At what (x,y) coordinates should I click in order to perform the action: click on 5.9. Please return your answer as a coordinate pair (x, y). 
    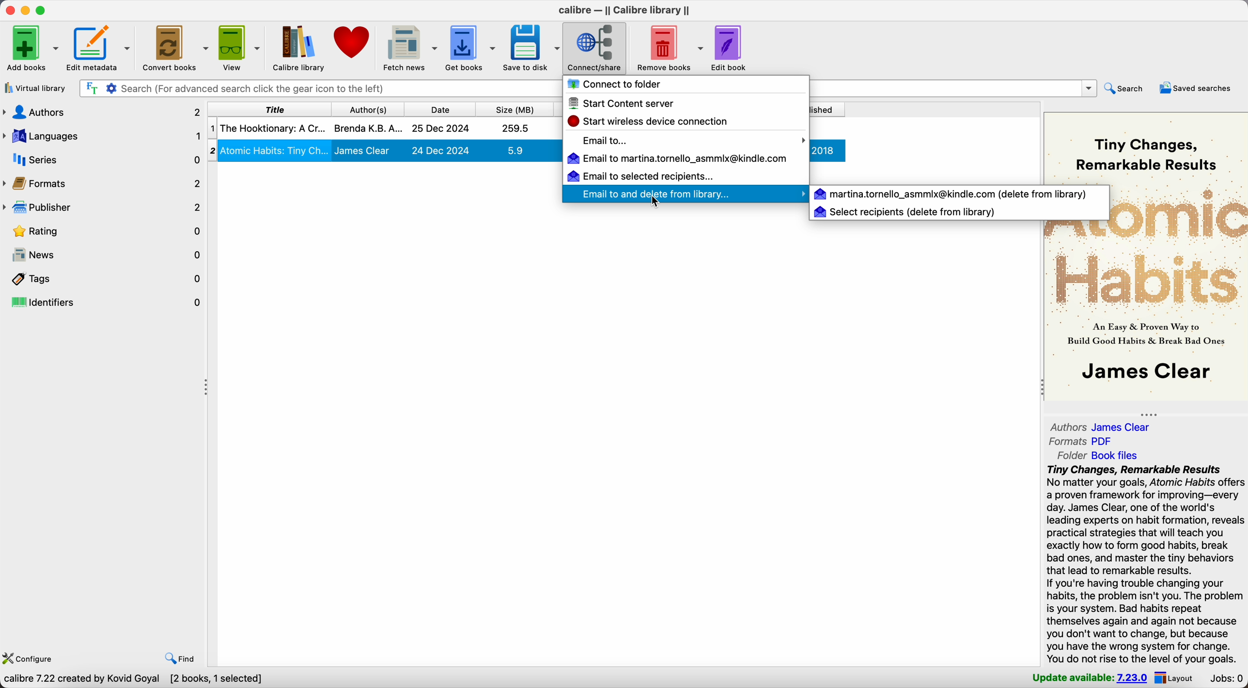
    Looking at the image, I should click on (515, 150).